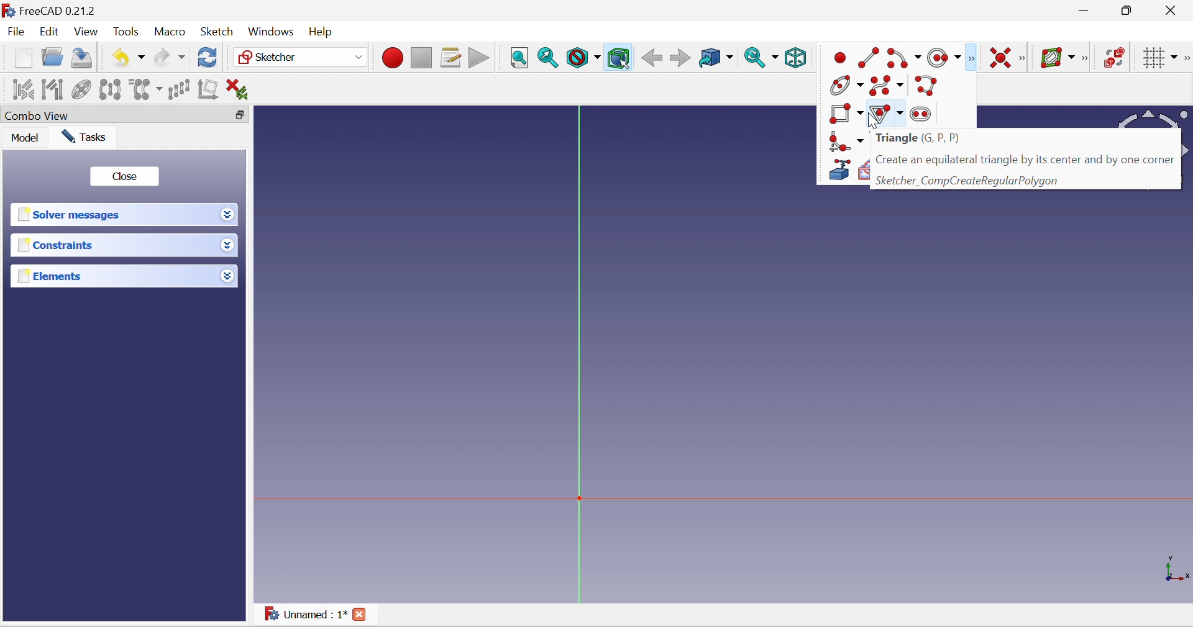  I want to click on Minimize, so click(1084, 10).